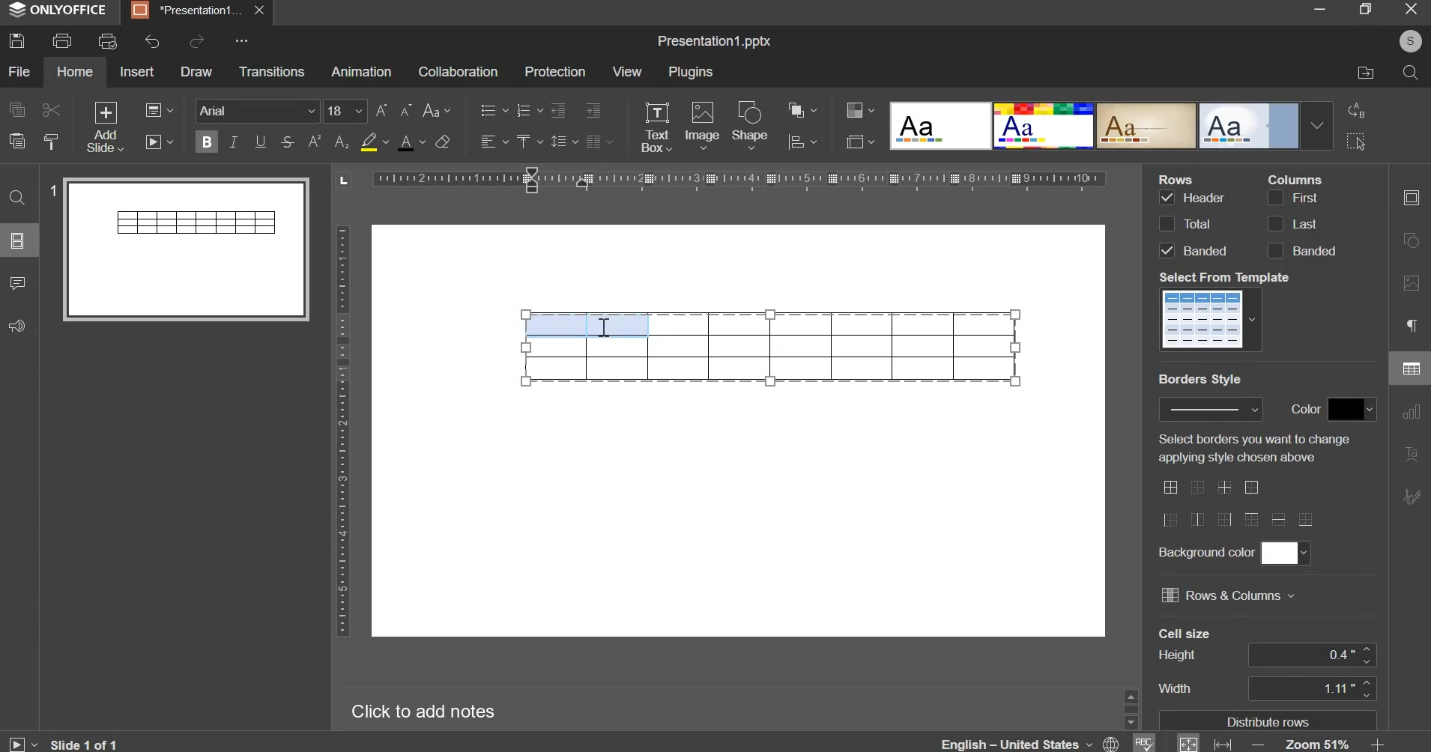 The image size is (1431, 752). I want to click on chart settings, so click(802, 142).